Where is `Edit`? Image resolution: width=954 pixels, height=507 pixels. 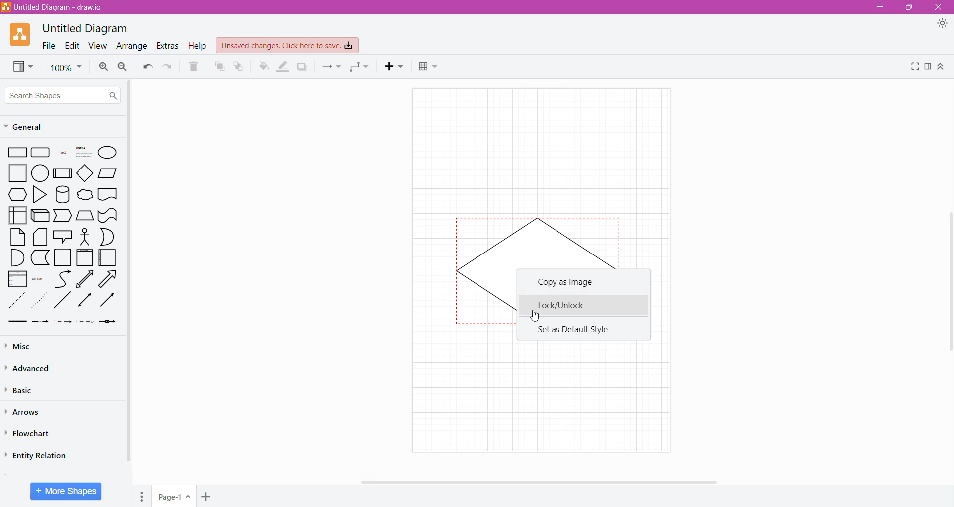
Edit is located at coordinates (72, 45).